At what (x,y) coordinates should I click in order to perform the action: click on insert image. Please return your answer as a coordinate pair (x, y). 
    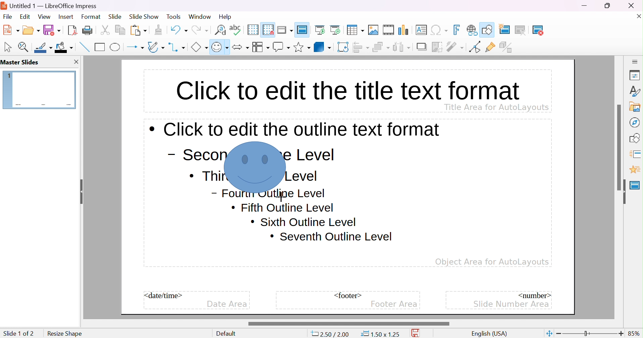
    Looking at the image, I should click on (374, 30).